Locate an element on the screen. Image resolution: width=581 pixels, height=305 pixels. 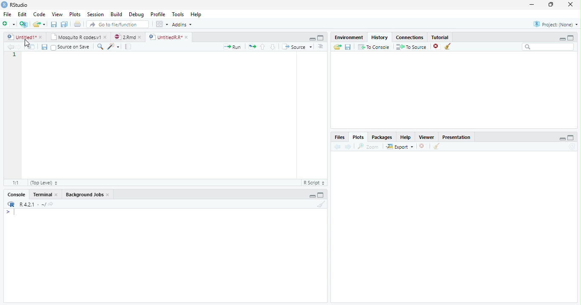
close is located at coordinates (186, 37).